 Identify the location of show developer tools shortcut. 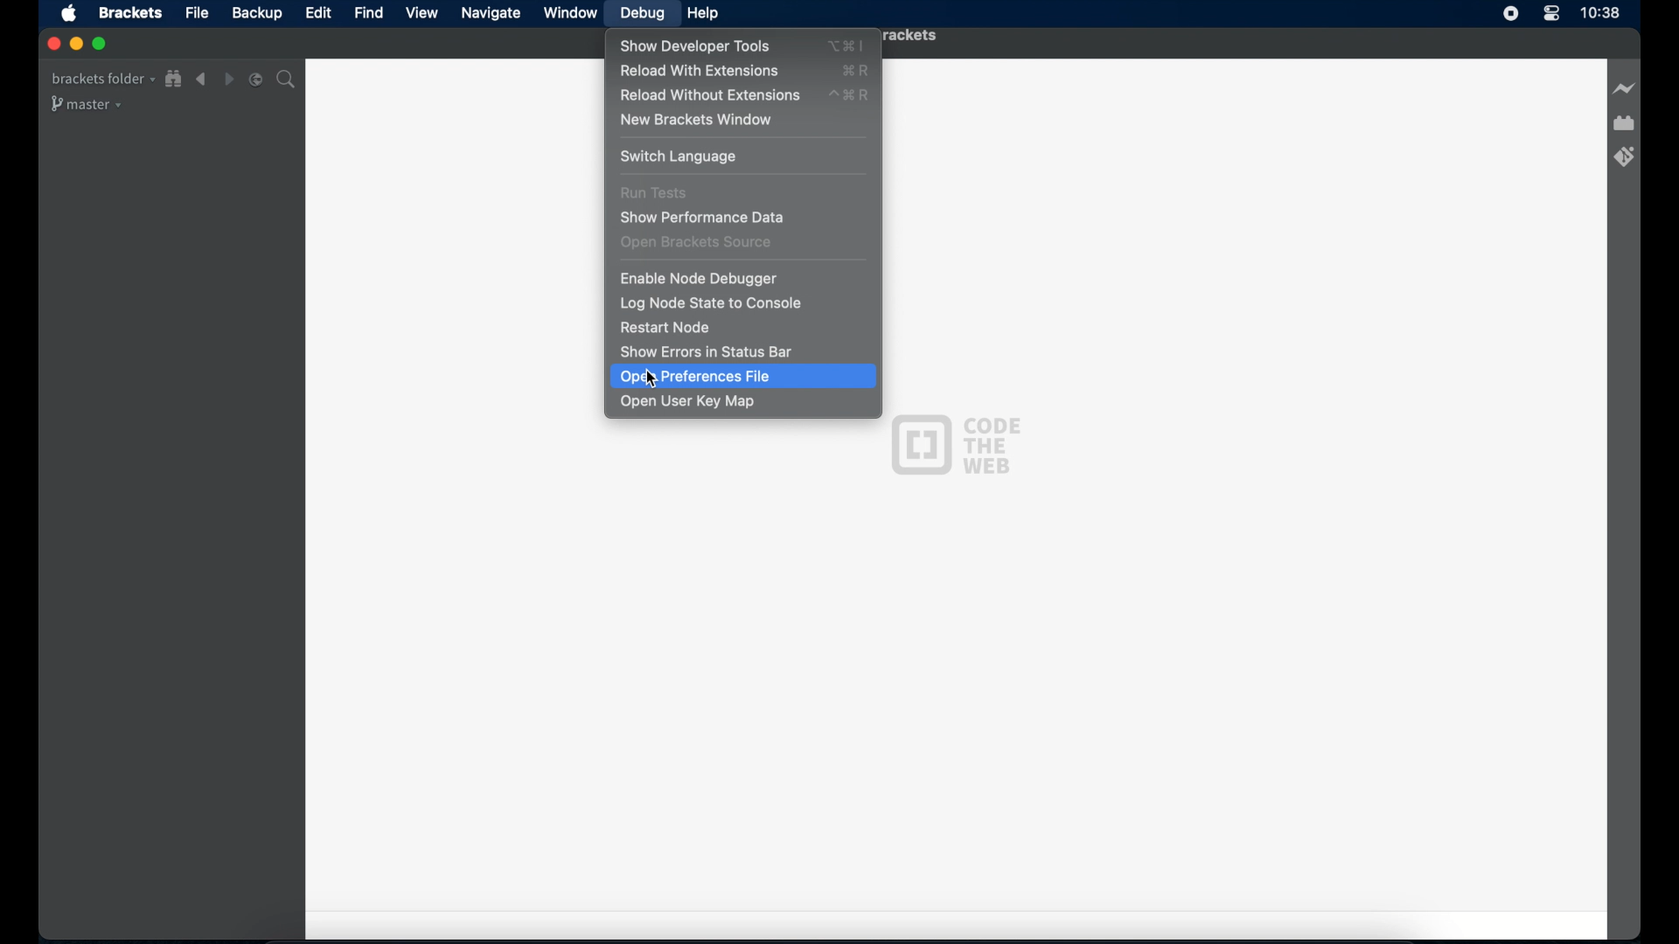
(846, 46).